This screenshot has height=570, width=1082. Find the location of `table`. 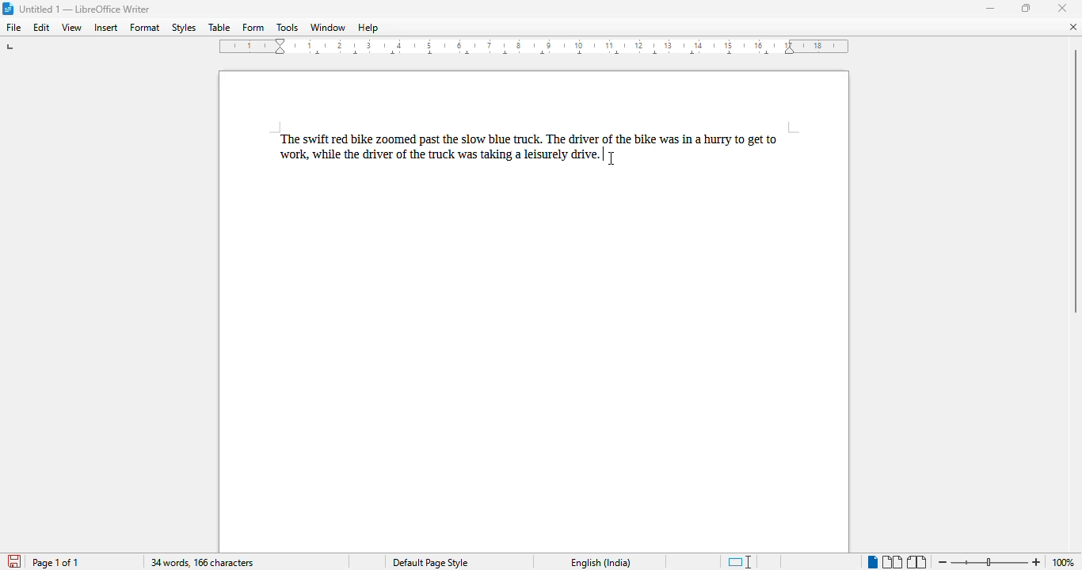

table is located at coordinates (219, 28).